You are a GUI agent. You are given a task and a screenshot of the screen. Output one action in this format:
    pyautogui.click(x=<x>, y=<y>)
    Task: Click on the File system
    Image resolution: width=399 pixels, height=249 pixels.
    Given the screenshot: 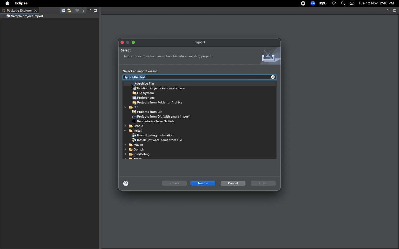 What is the action you would take?
    pyautogui.click(x=144, y=93)
    